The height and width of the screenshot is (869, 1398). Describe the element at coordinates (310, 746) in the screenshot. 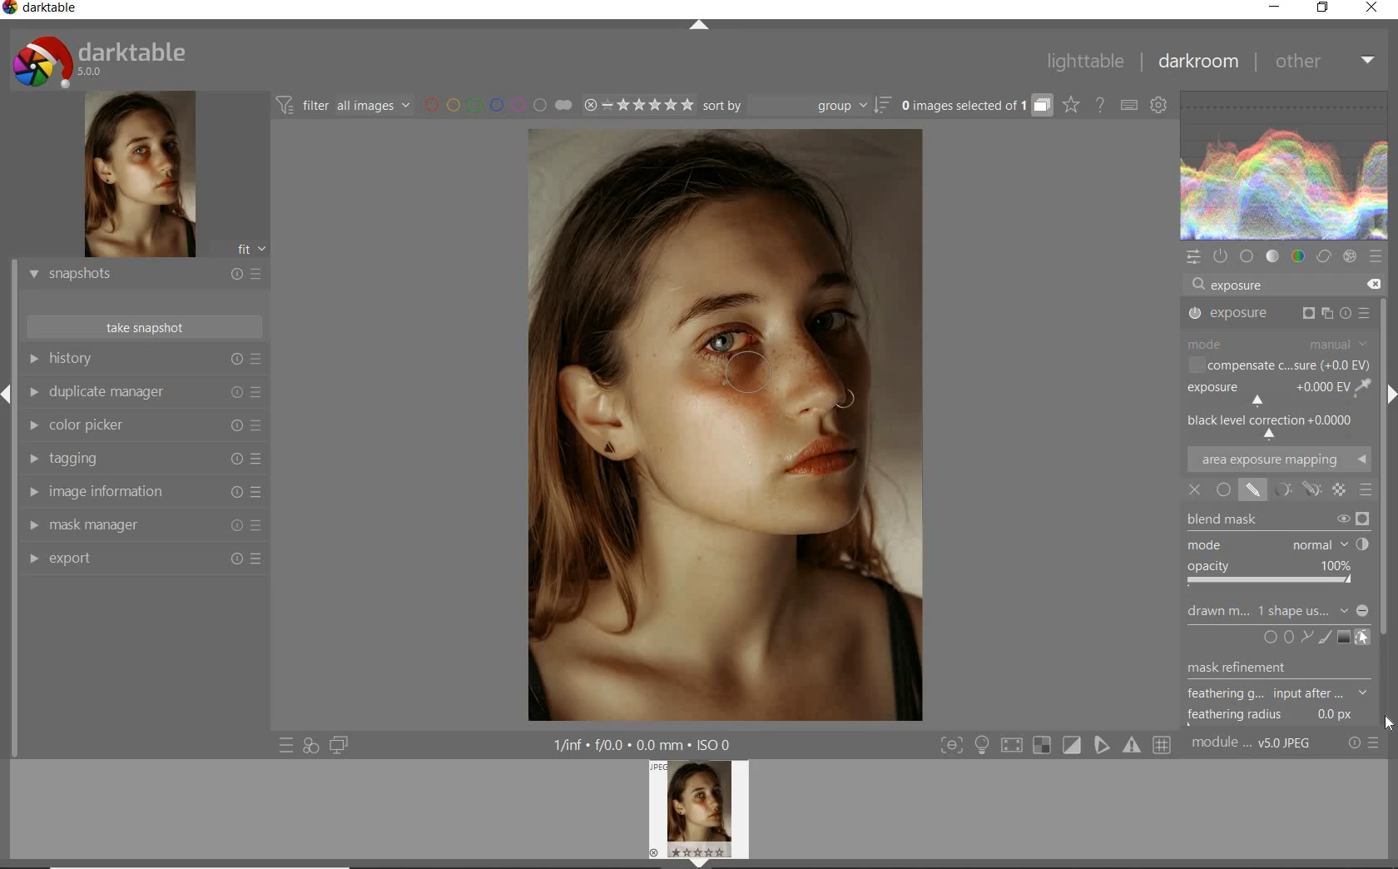

I see `quick access for applying any of your styles` at that location.